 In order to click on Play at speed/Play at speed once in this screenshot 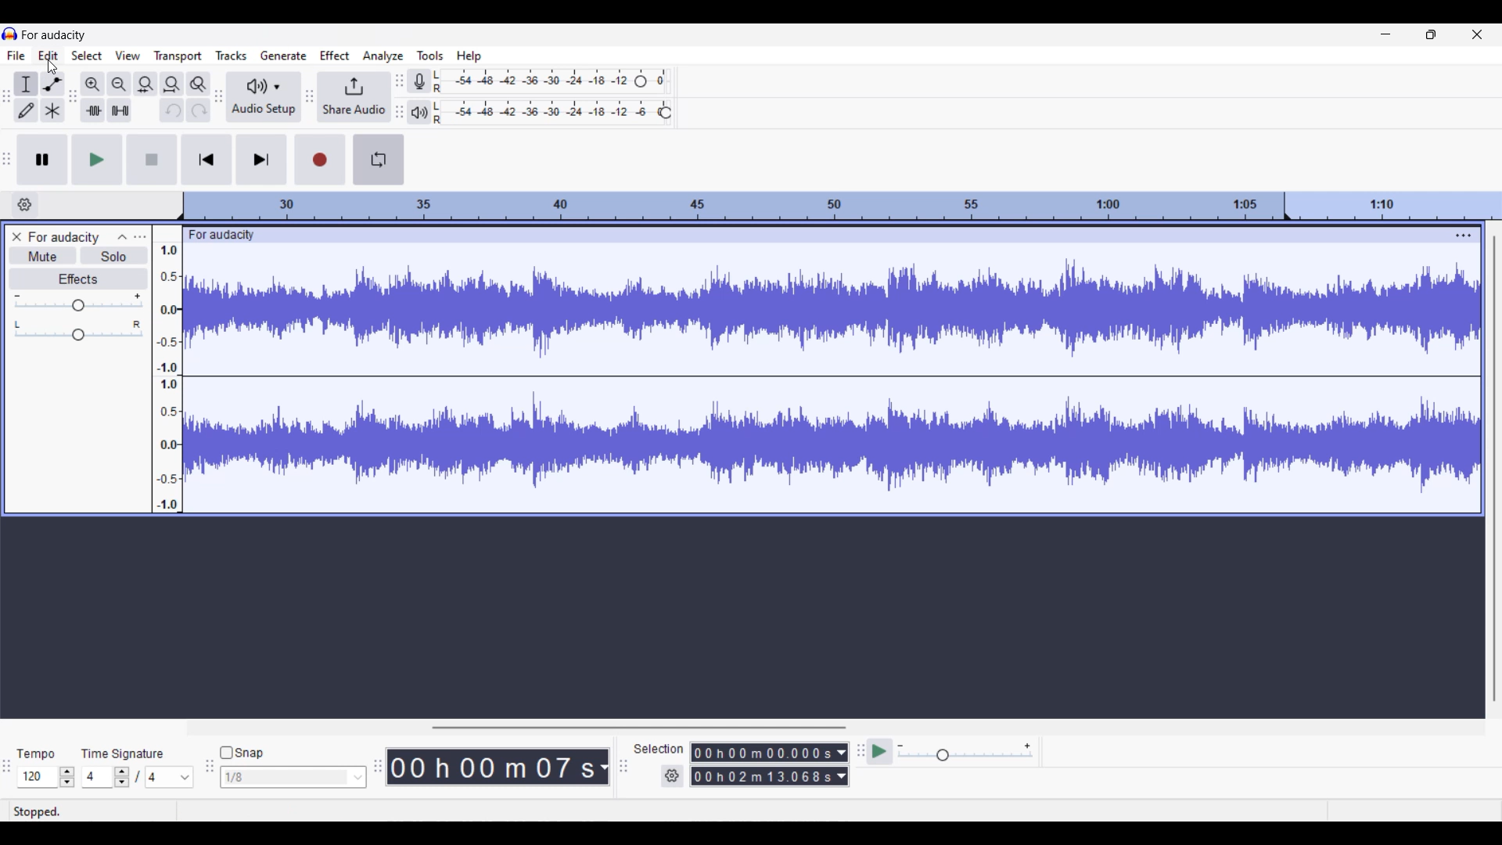, I will do `click(879, 752)`.